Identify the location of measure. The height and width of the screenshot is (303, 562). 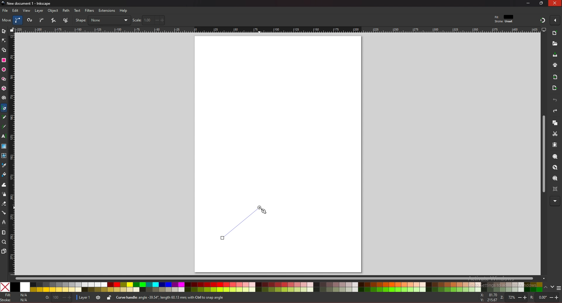
(4, 232).